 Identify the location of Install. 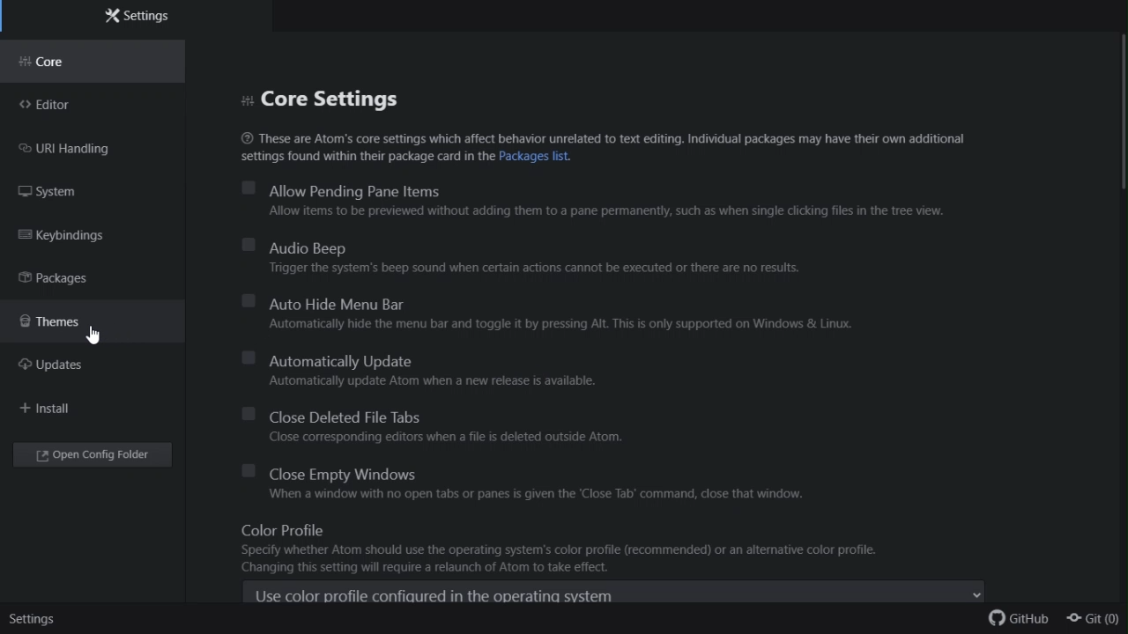
(49, 409).